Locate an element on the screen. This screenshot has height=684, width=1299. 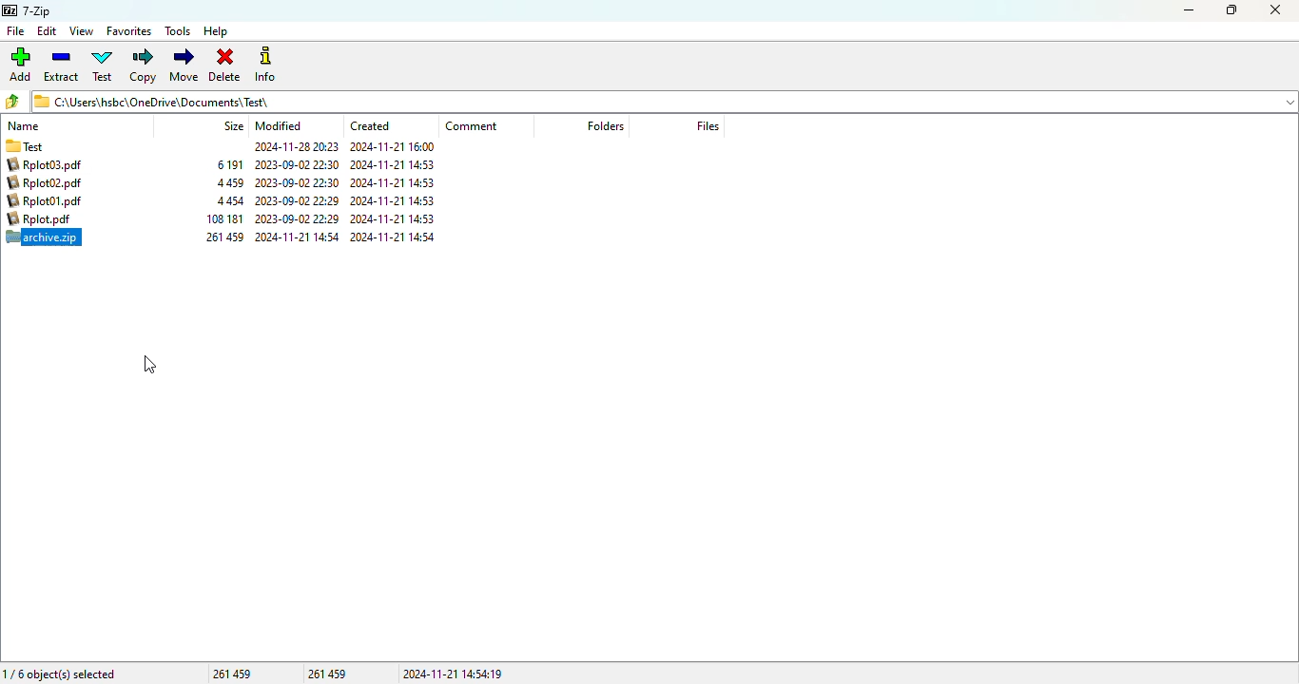
7-Zip is located at coordinates (27, 11).